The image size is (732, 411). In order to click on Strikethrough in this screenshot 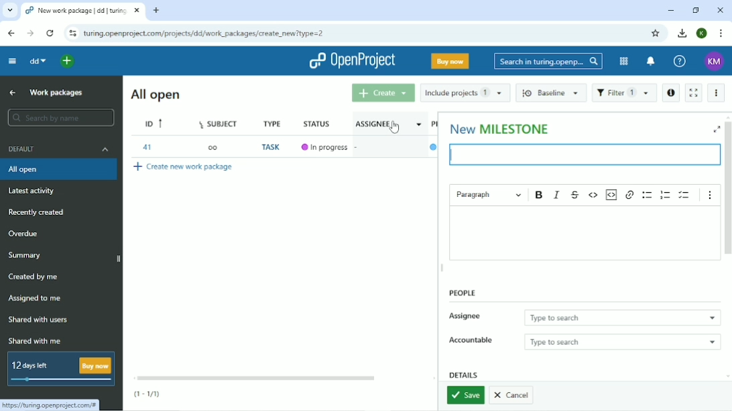, I will do `click(575, 194)`.